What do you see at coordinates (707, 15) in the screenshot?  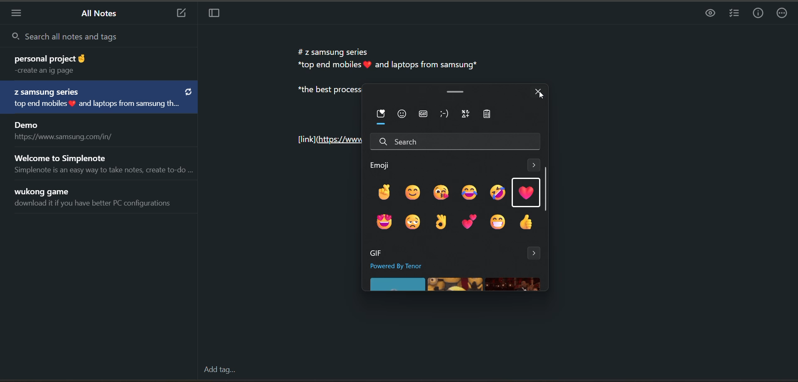 I see `preview` at bounding box center [707, 15].